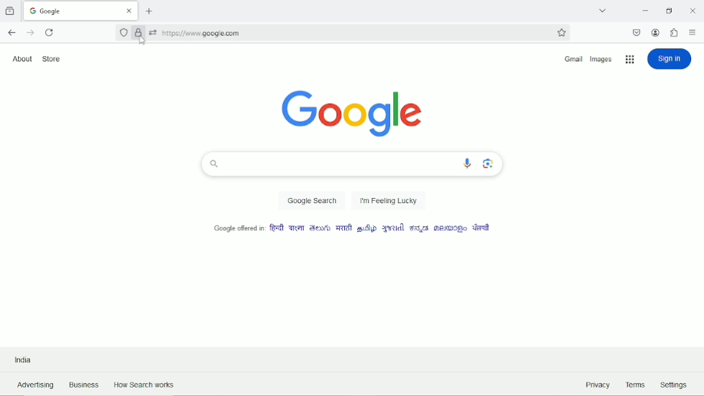 The image size is (704, 396). I want to click on Sign in, so click(671, 58).